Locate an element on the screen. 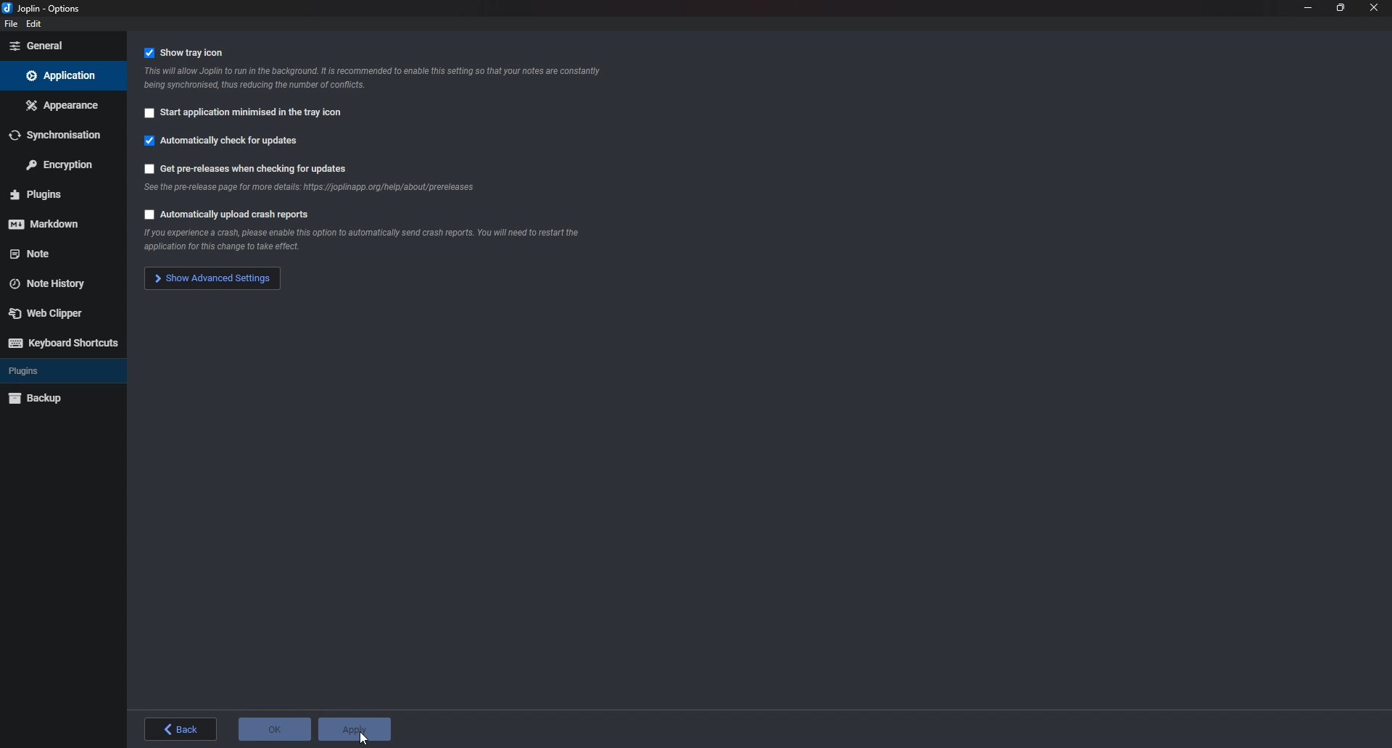 This screenshot has height=748, width=1392. start application minimized in the tray icon is located at coordinates (246, 115).